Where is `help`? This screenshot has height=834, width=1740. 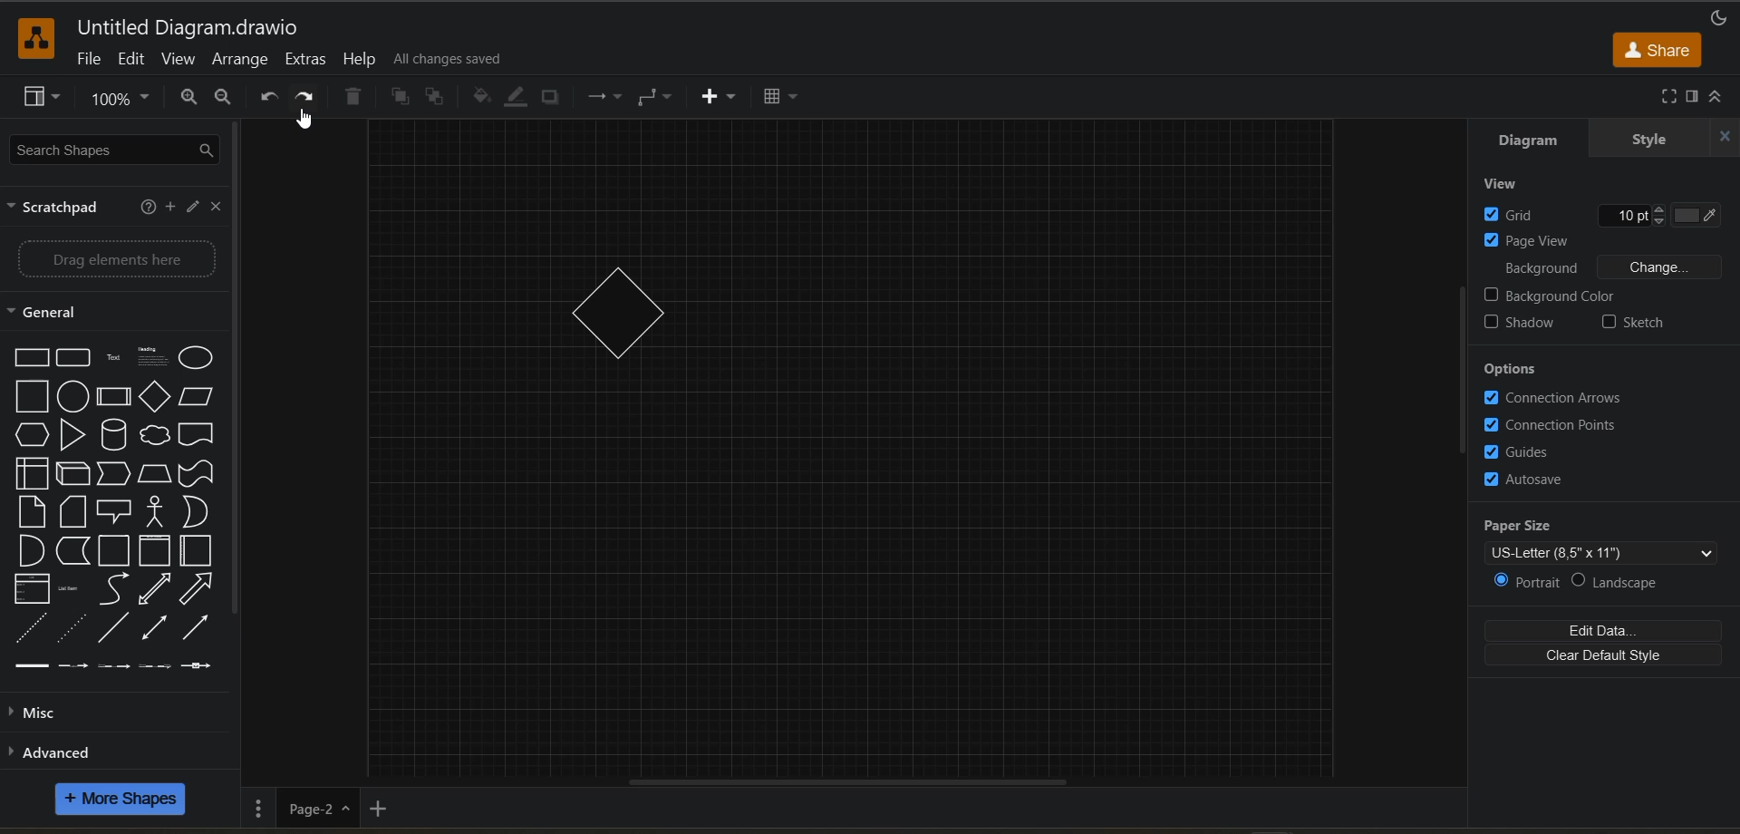 help is located at coordinates (362, 60).